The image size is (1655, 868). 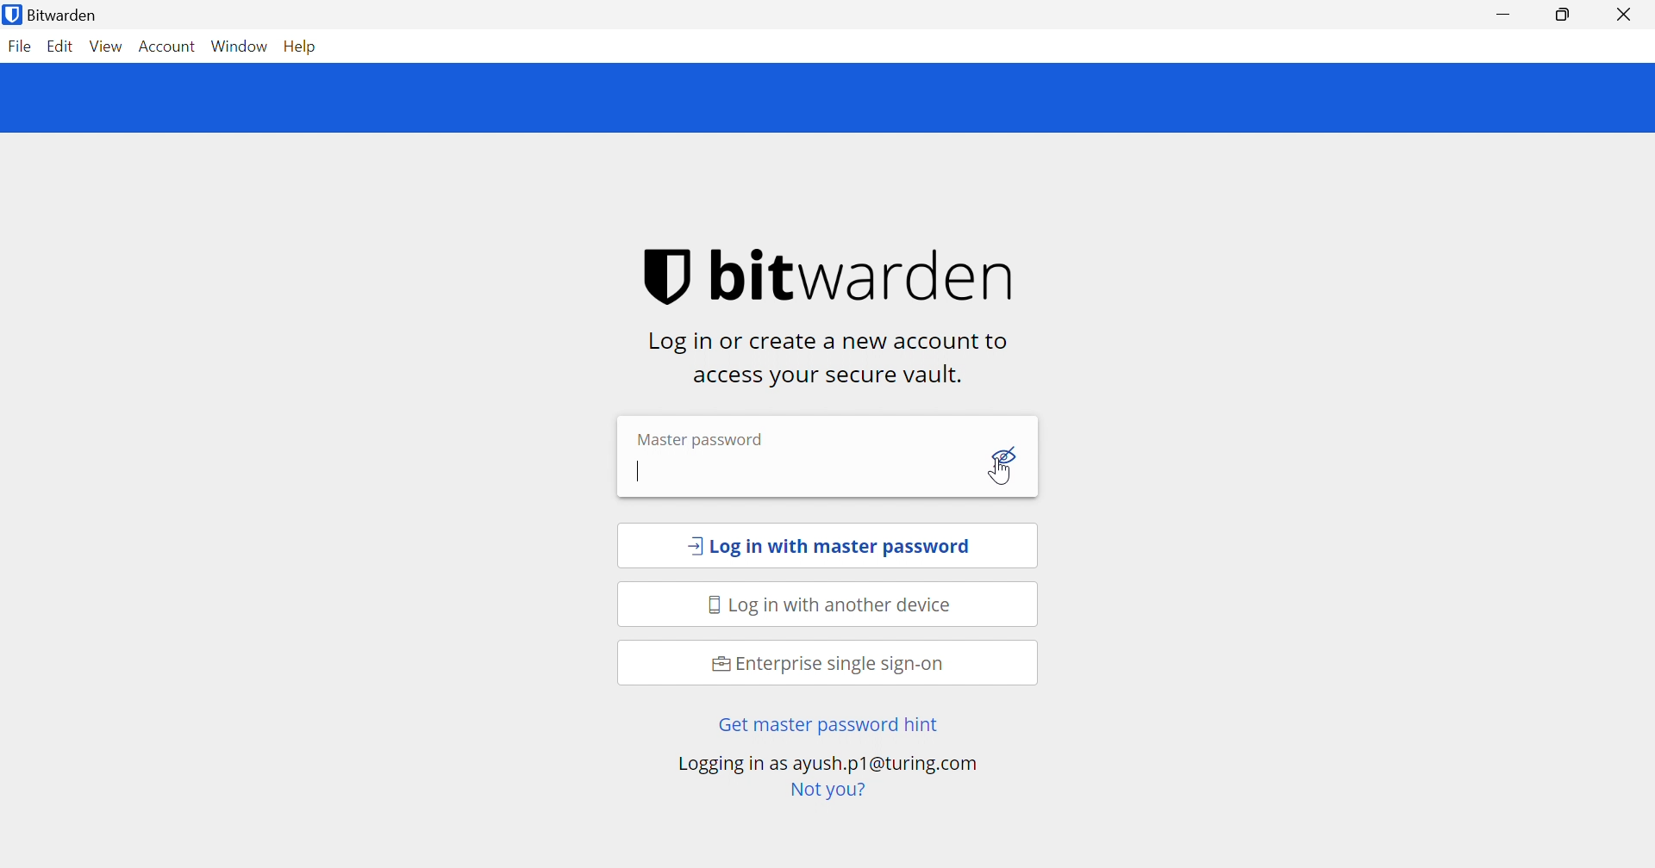 What do you see at coordinates (995, 477) in the screenshot?
I see `Cursor` at bounding box center [995, 477].